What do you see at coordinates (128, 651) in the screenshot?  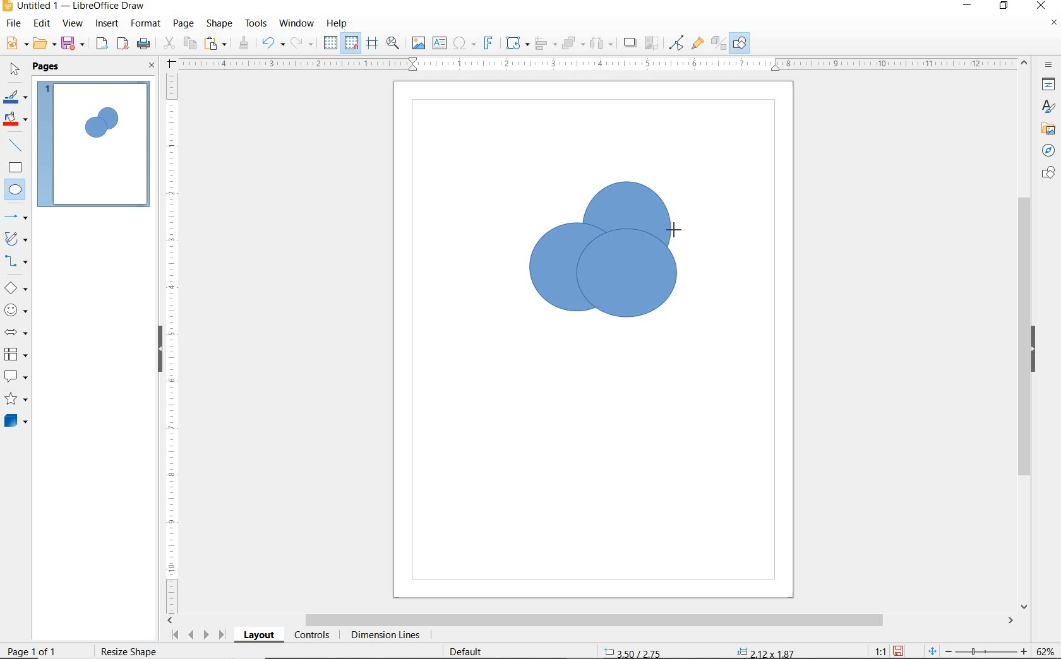 I see `rESIZE sHAPE` at bounding box center [128, 651].